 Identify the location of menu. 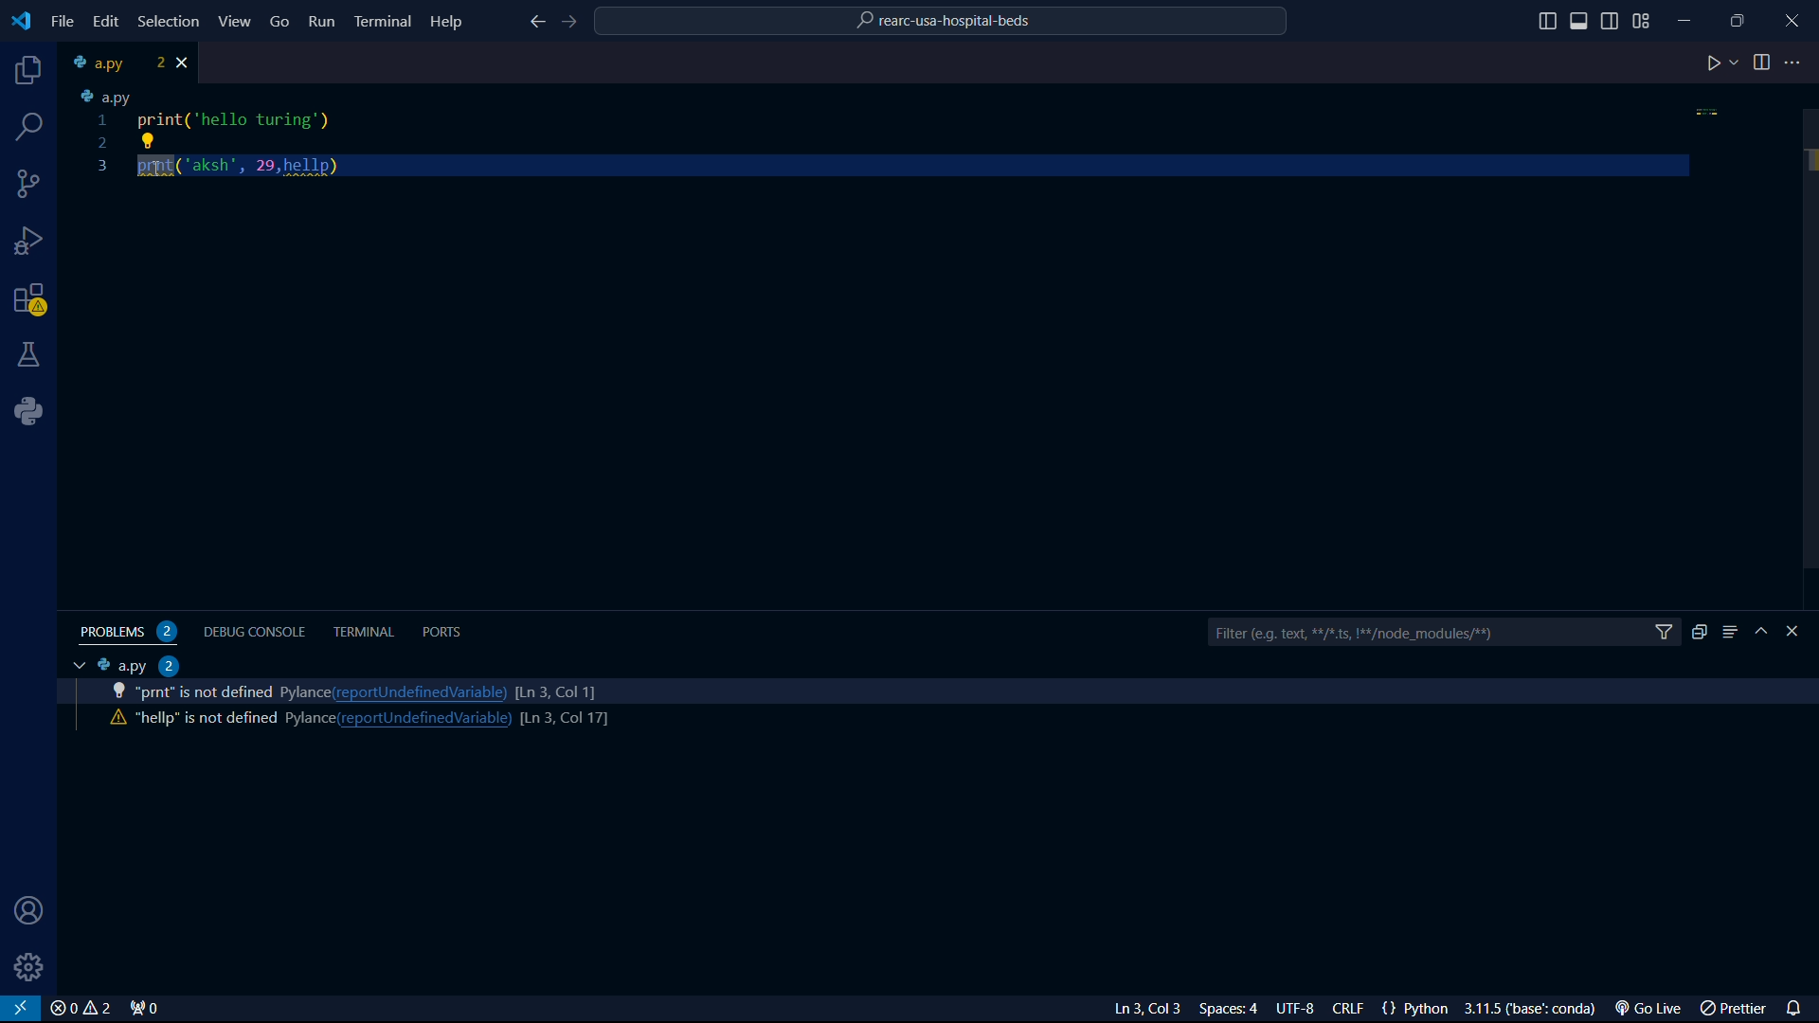
(1730, 632).